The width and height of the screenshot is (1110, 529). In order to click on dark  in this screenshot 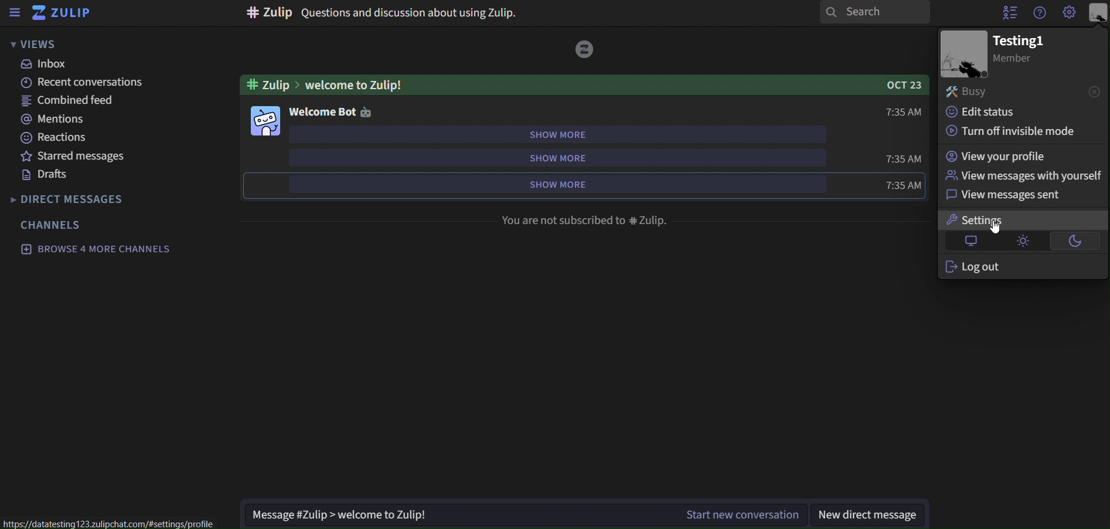, I will do `click(1077, 240)`.